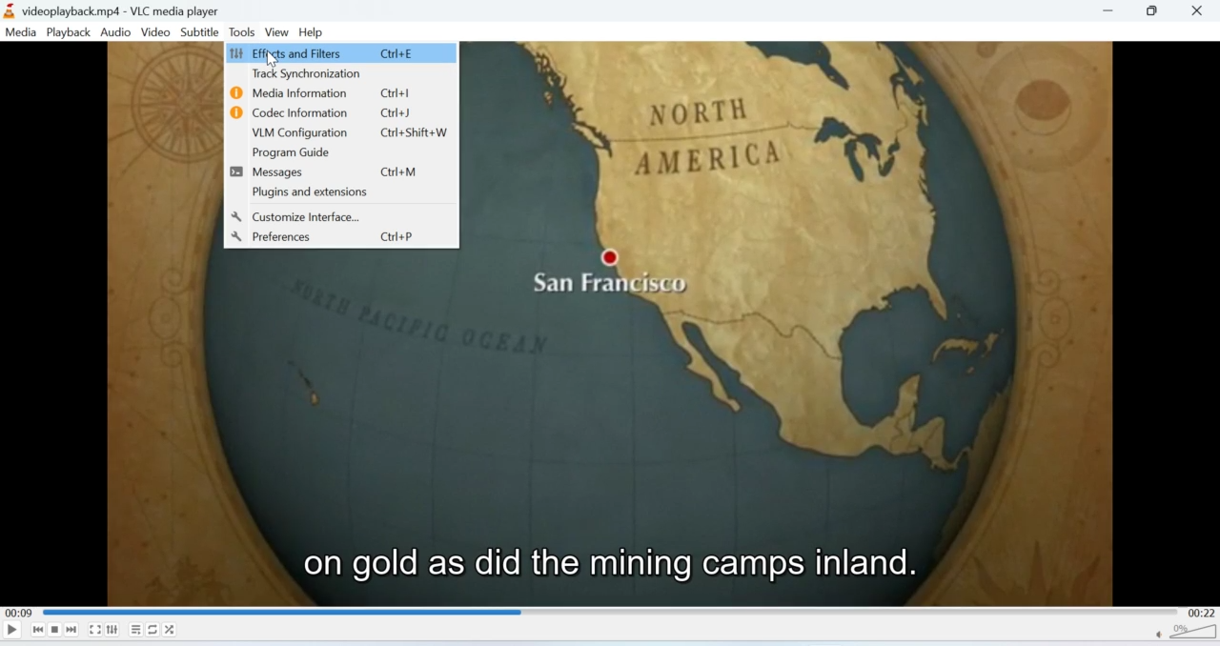  Describe the element at coordinates (277, 32) in the screenshot. I see `View` at that location.